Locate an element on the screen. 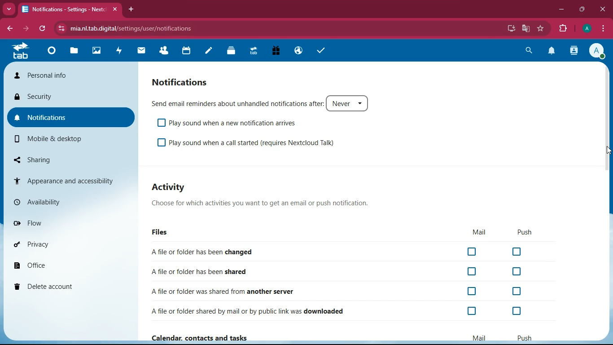 Image resolution: width=613 pixels, height=345 pixels. files is located at coordinates (74, 53).